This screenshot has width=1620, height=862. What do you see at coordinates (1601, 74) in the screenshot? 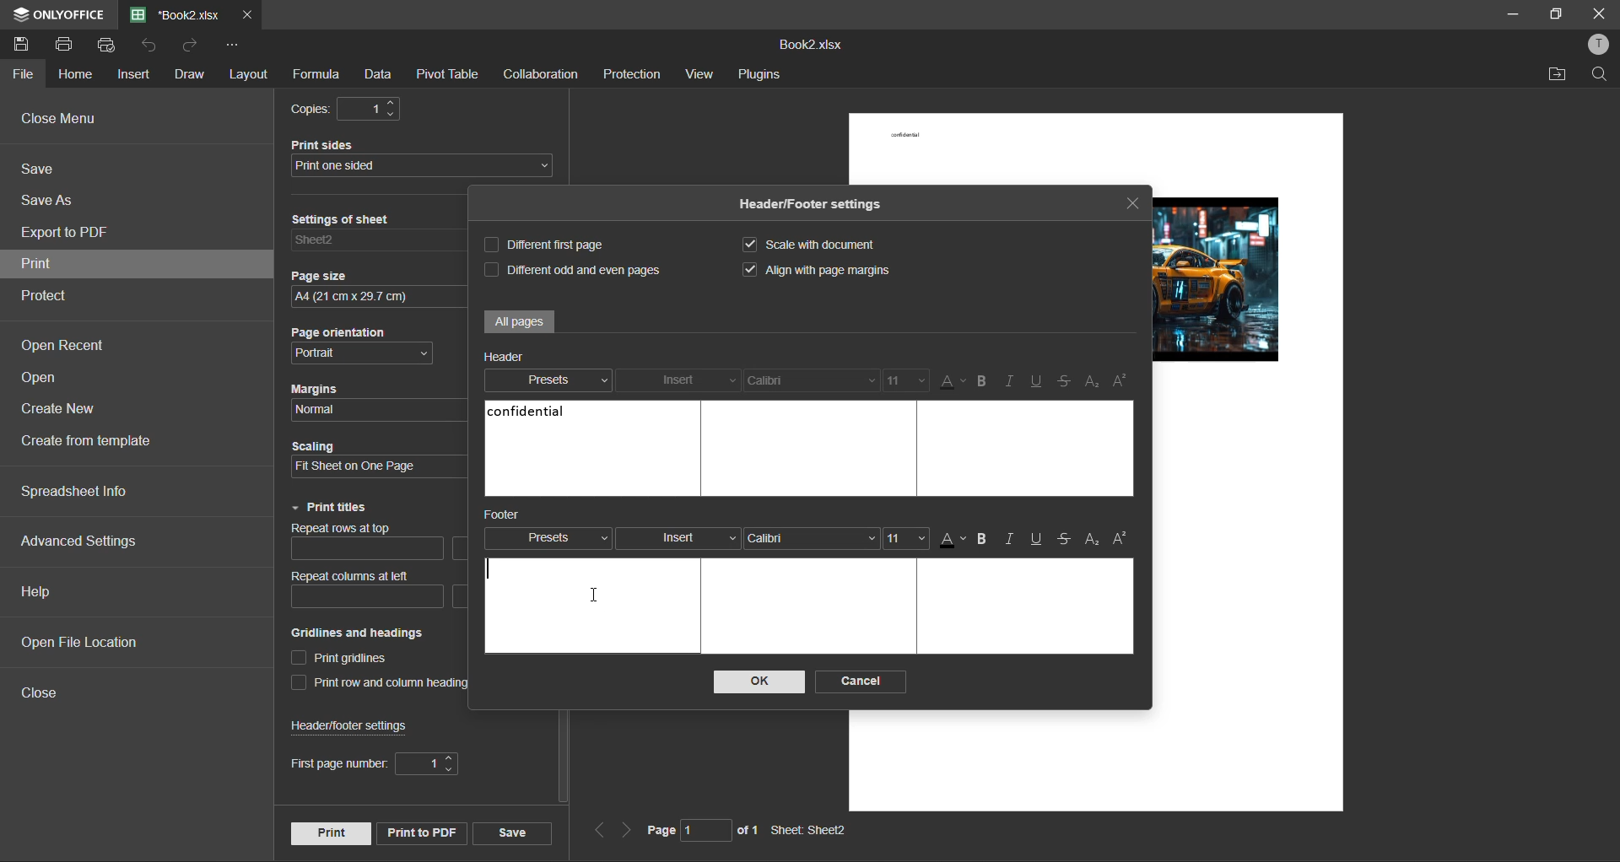
I see `find` at bounding box center [1601, 74].